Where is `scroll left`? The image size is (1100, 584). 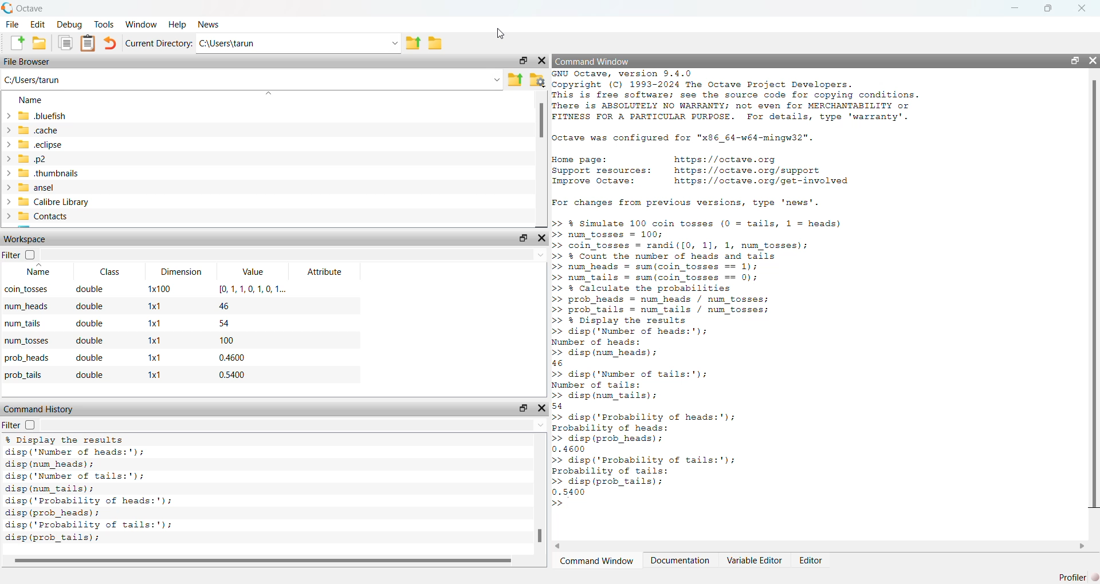
scroll left is located at coordinates (557, 546).